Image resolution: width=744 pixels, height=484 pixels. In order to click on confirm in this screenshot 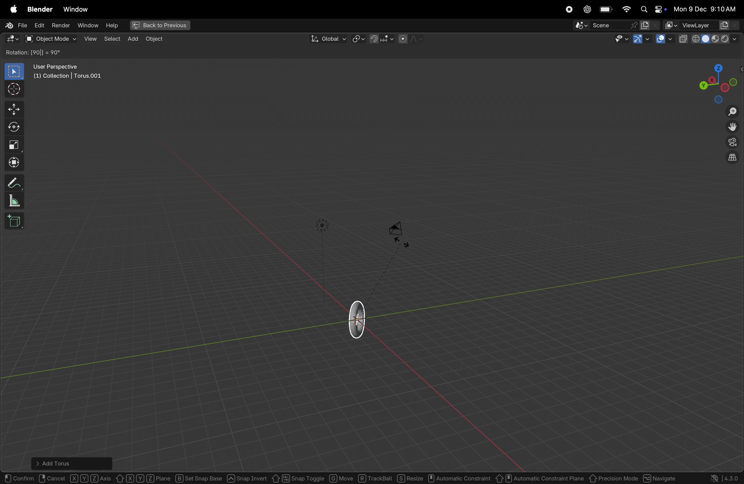, I will do `click(19, 477)`.